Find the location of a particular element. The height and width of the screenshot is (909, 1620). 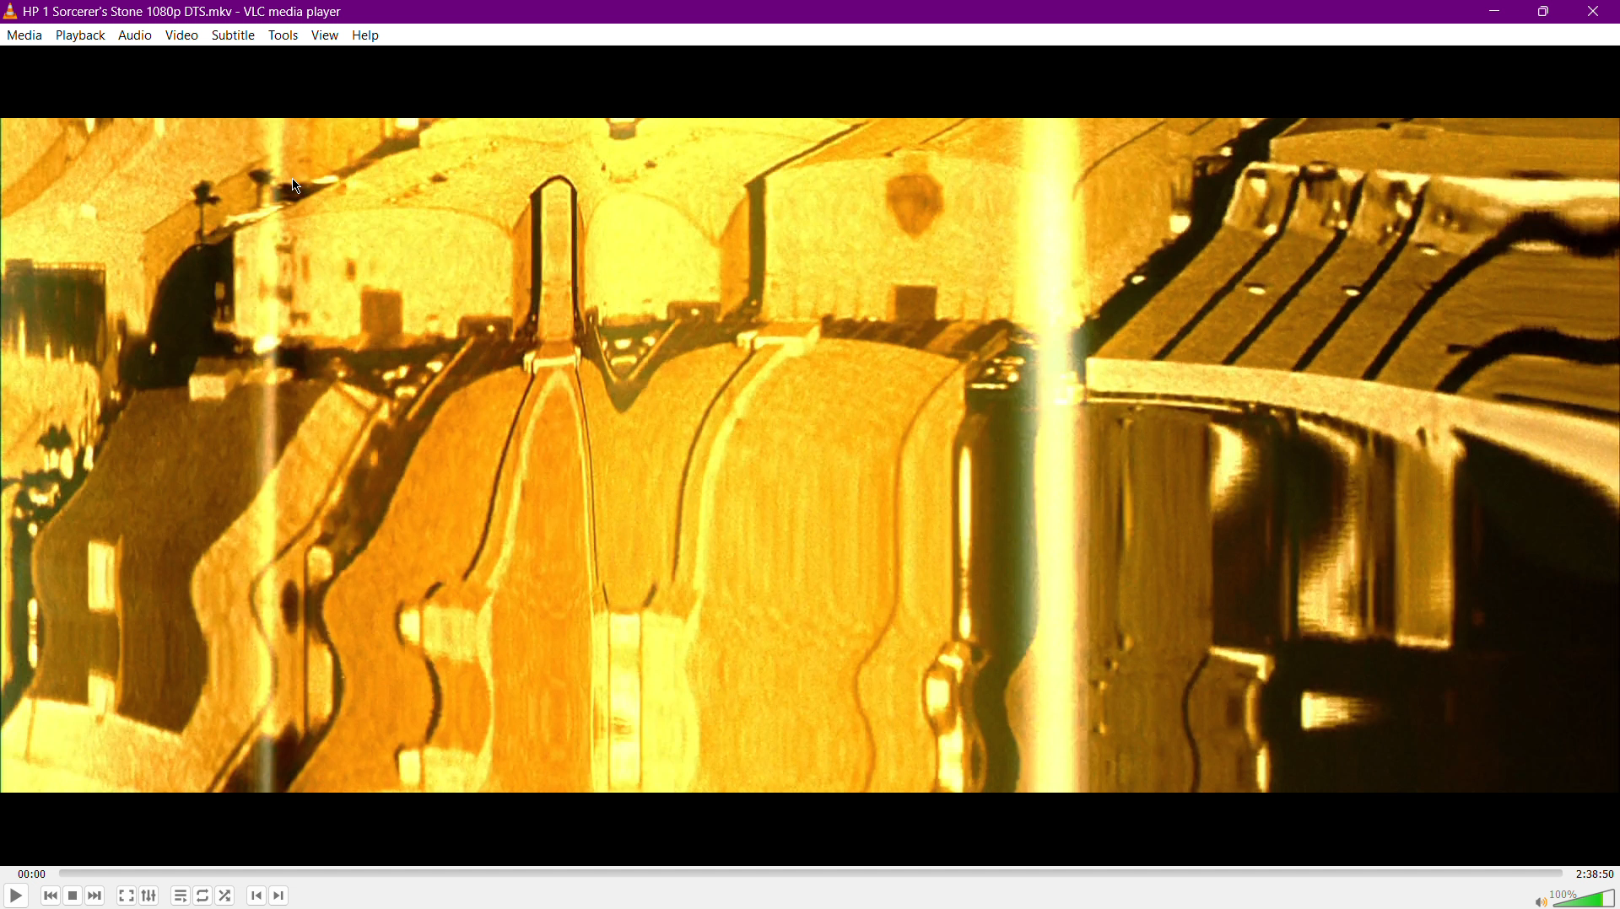

Volume 100% is located at coordinates (1574, 896).